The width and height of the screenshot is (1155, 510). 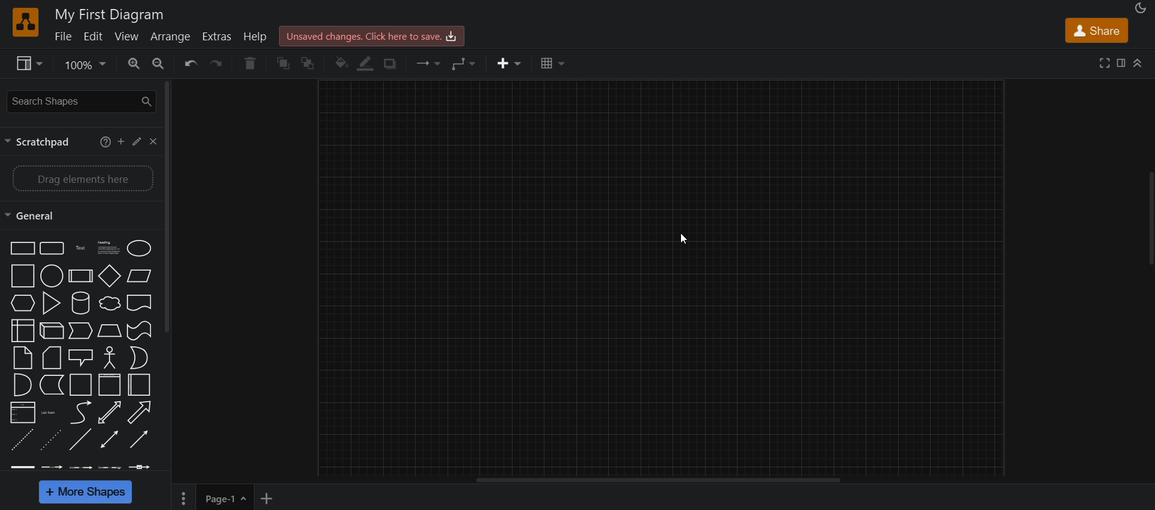 What do you see at coordinates (188, 64) in the screenshot?
I see `undo` at bounding box center [188, 64].